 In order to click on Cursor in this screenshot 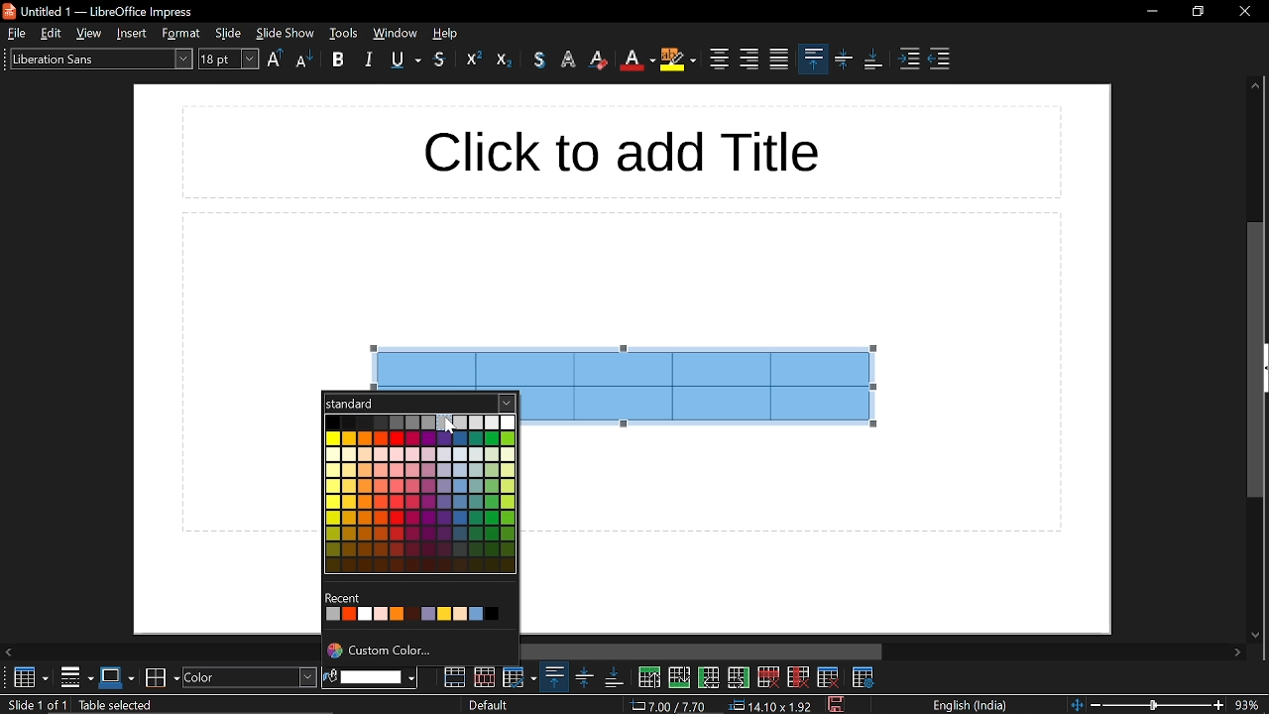, I will do `click(450, 430)`.